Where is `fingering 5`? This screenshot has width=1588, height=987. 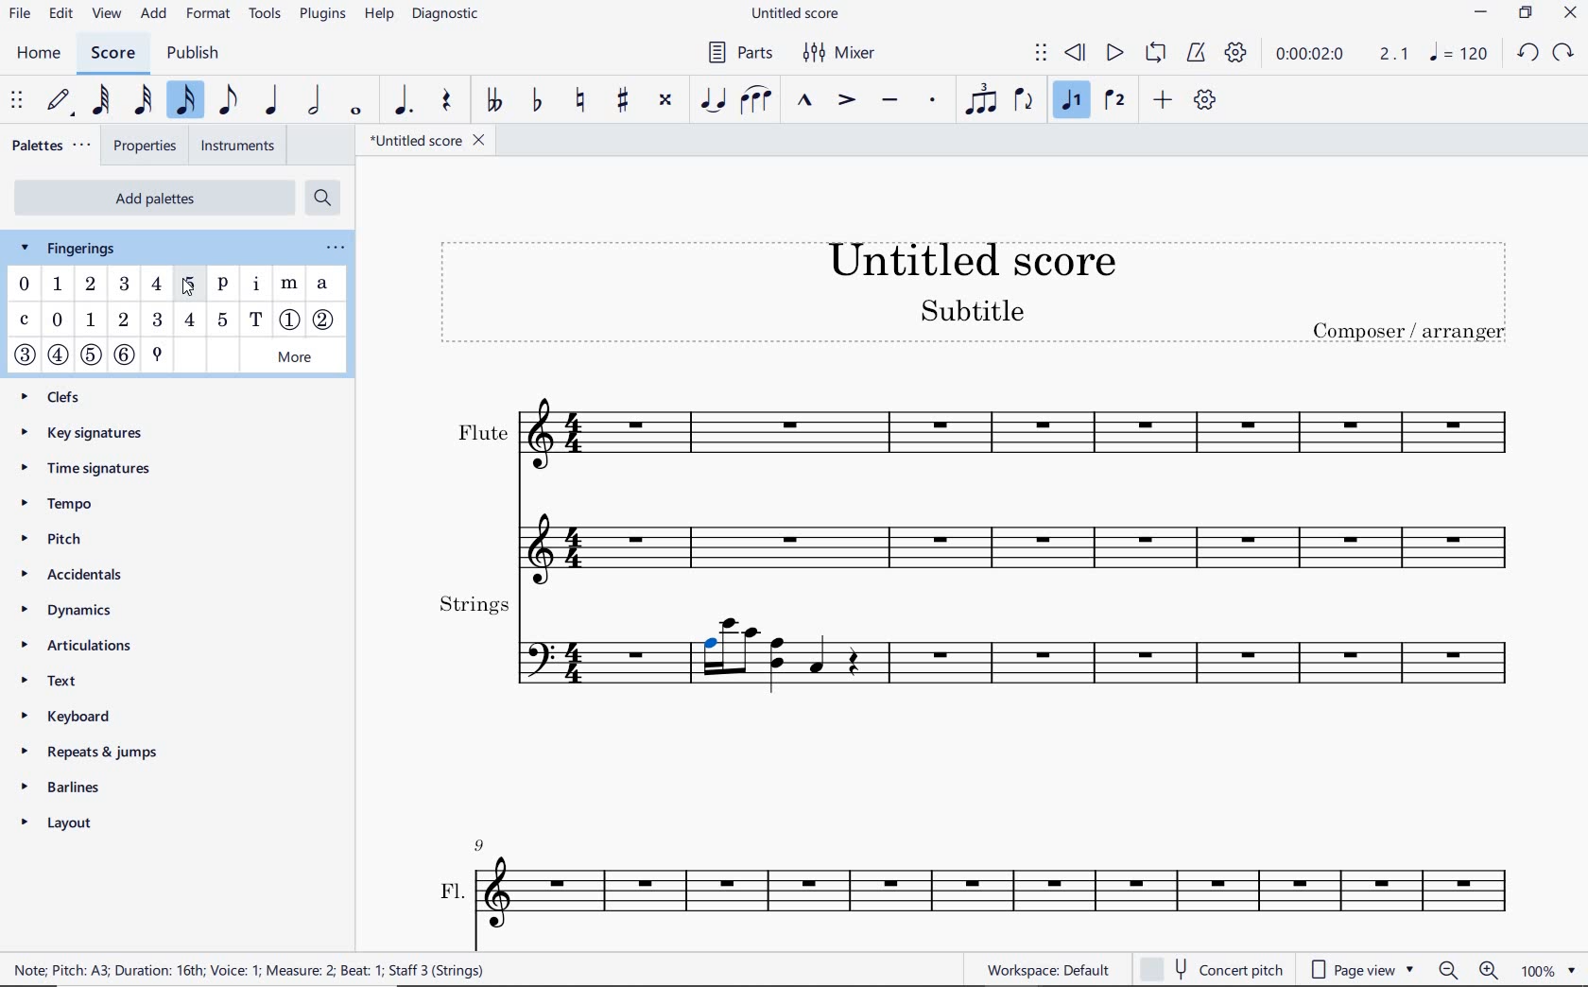
fingering 5 is located at coordinates (190, 287).